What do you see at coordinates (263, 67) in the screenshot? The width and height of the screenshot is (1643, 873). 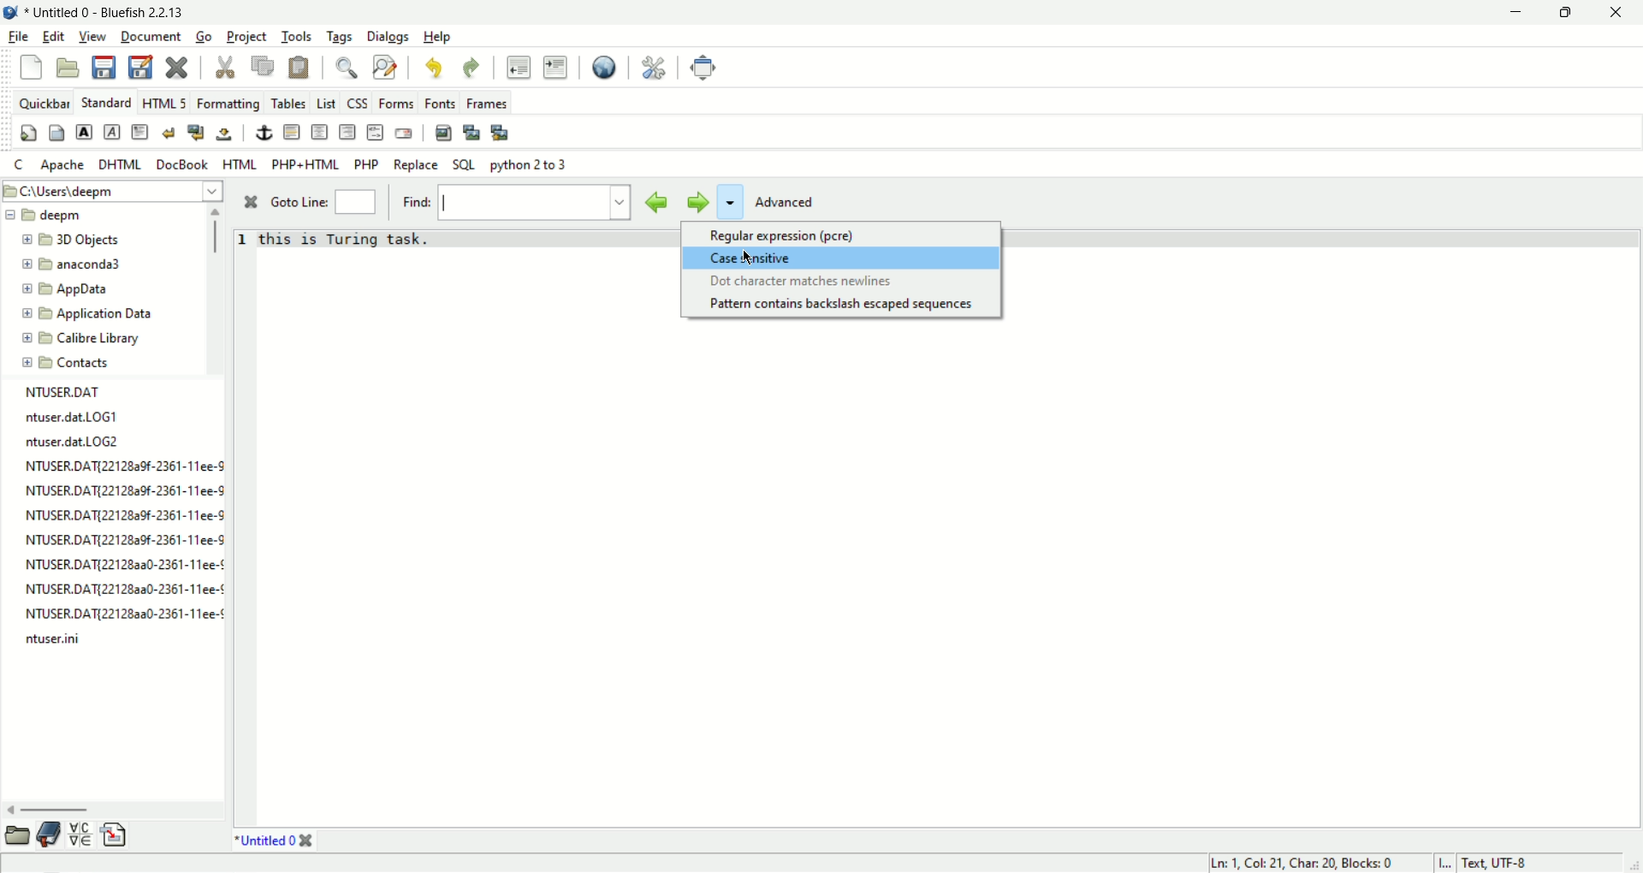 I see `copy` at bounding box center [263, 67].